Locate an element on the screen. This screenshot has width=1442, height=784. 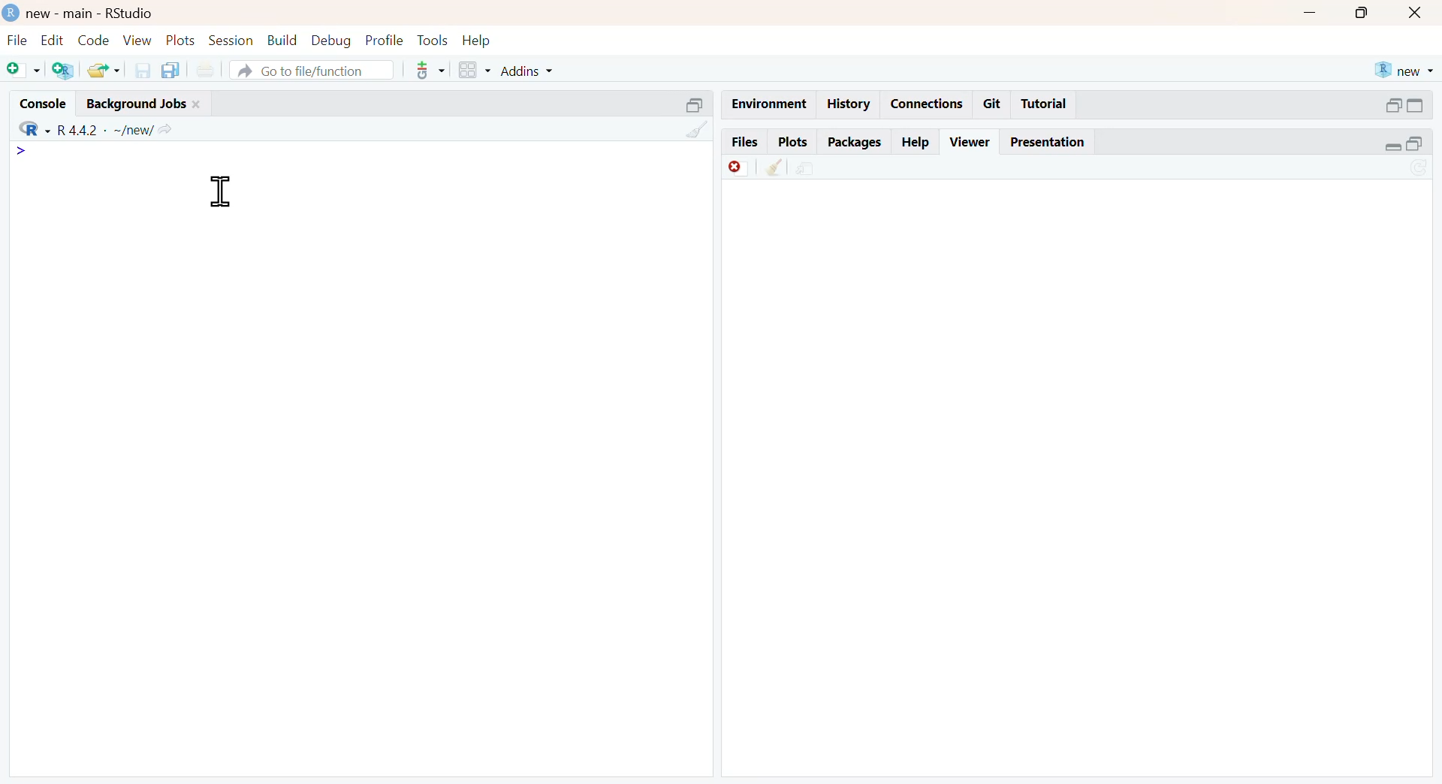
open in separate window is located at coordinates (1394, 106).